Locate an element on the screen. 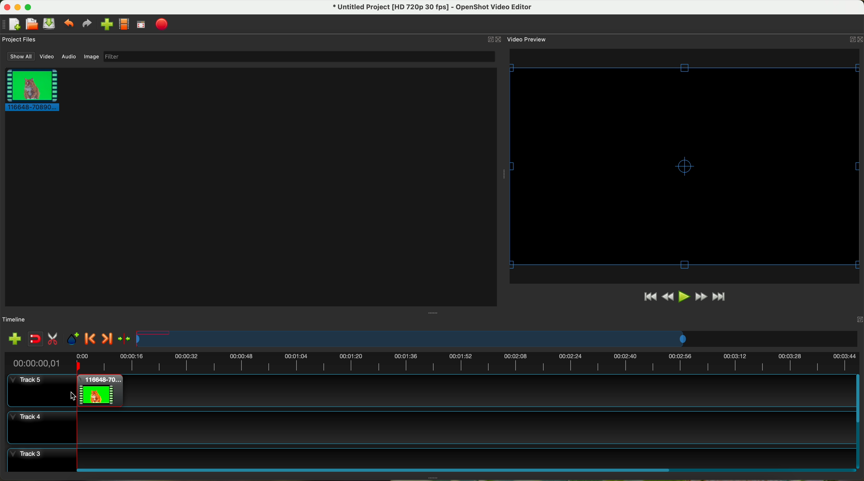 The image size is (864, 481). disable snapping is located at coordinates (36, 339).